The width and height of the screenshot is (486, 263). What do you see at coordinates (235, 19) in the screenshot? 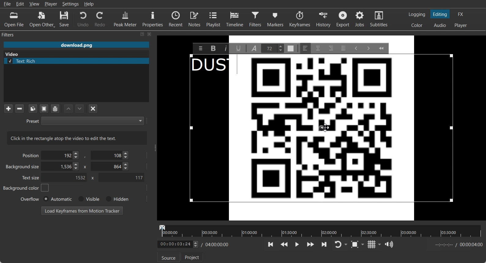
I see `Timeline` at bounding box center [235, 19].